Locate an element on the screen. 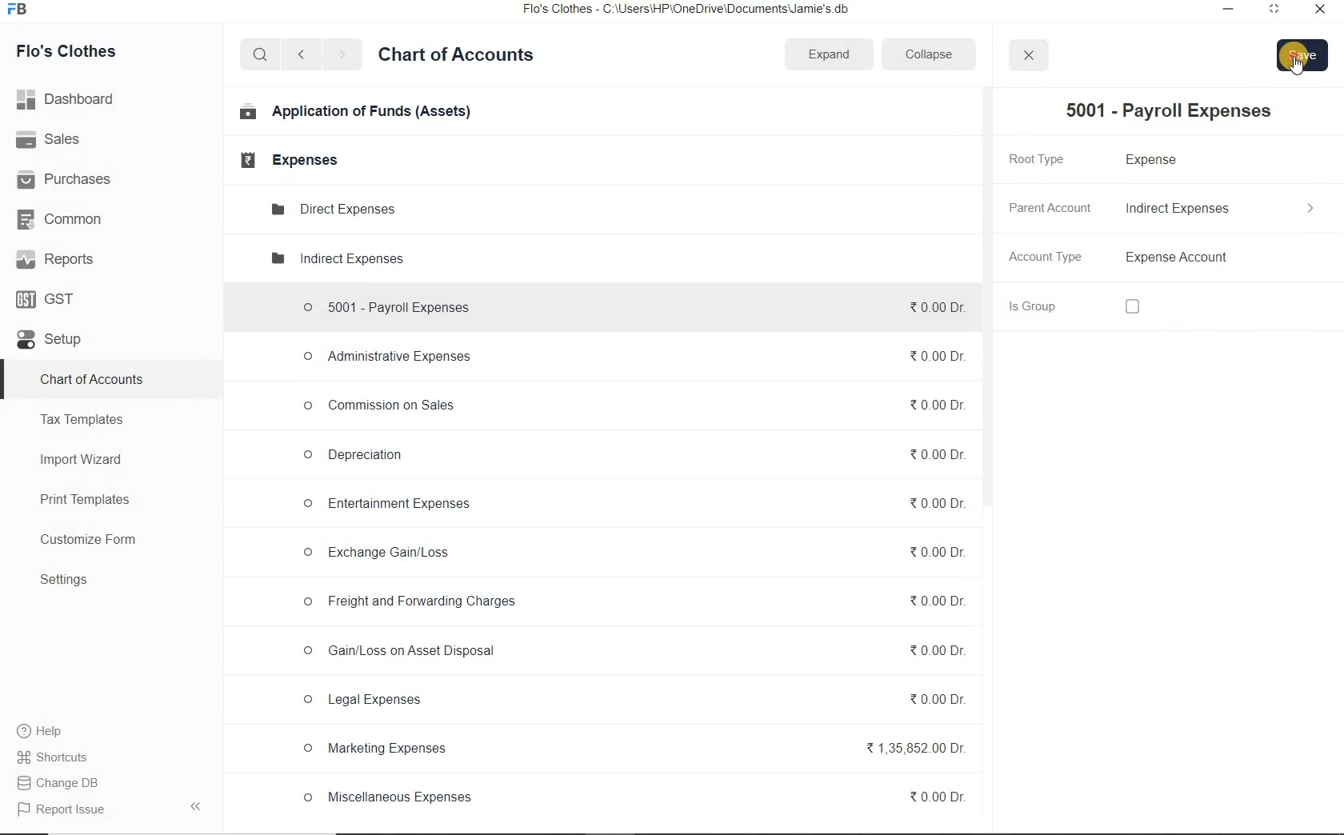 This screenshot has width=1344, height=835. hide is located at coordinates (196, 806).